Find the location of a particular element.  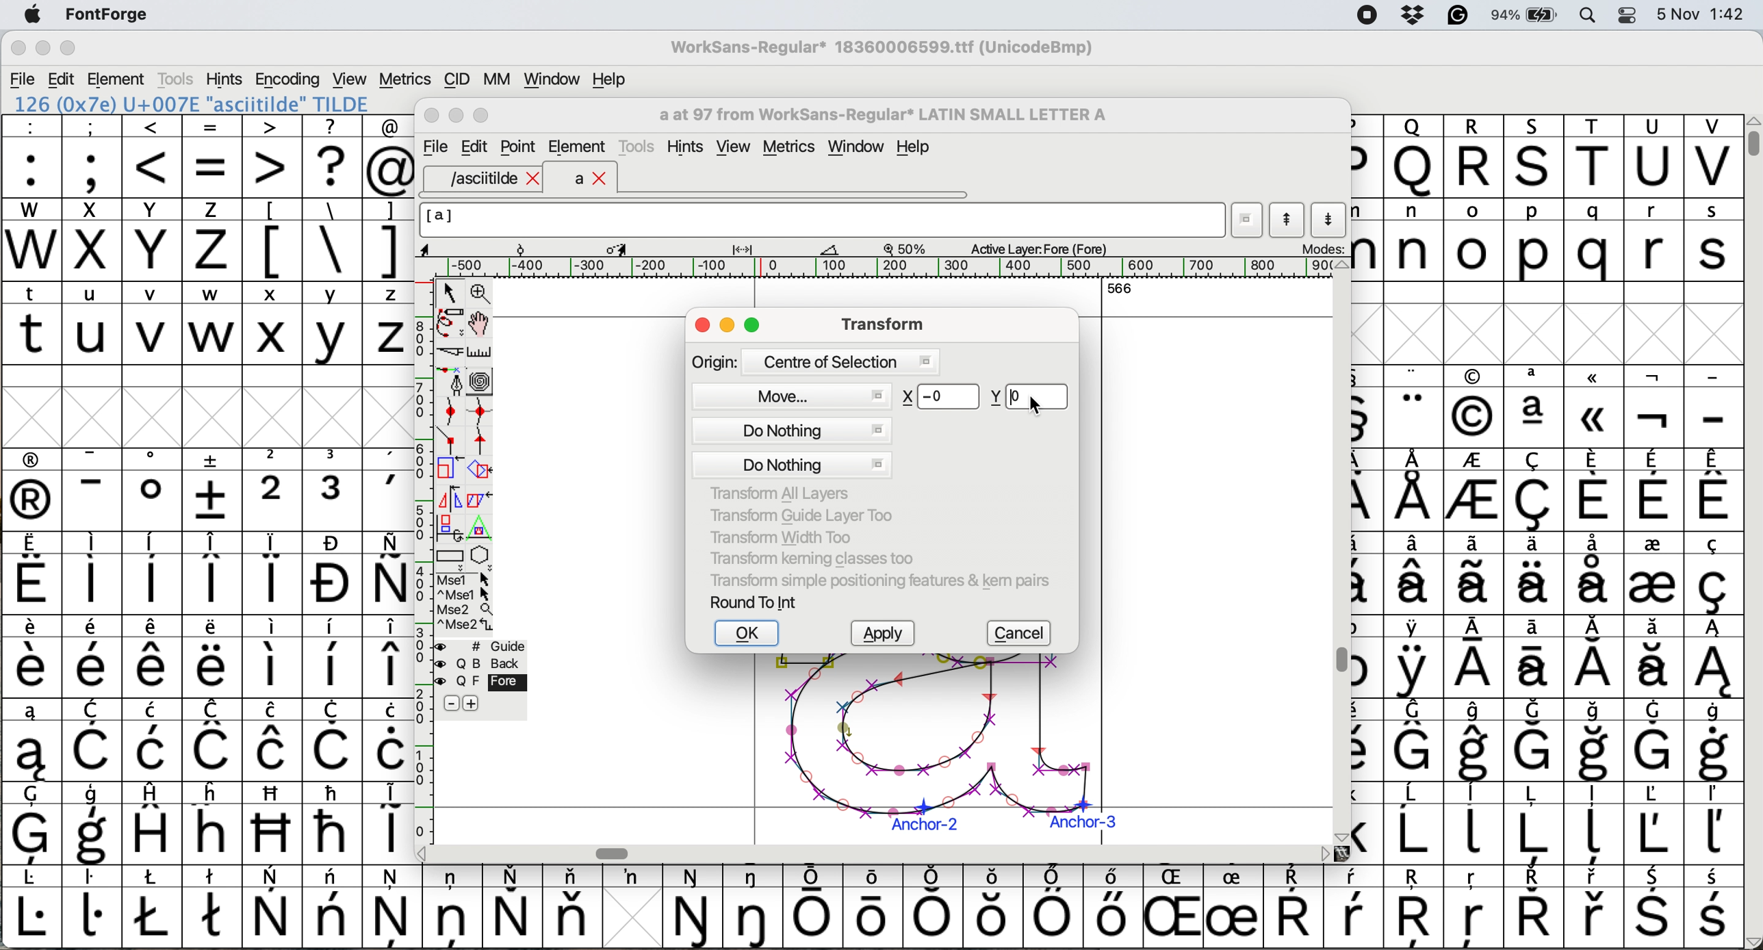

guide is located at coordinates (489, 644).